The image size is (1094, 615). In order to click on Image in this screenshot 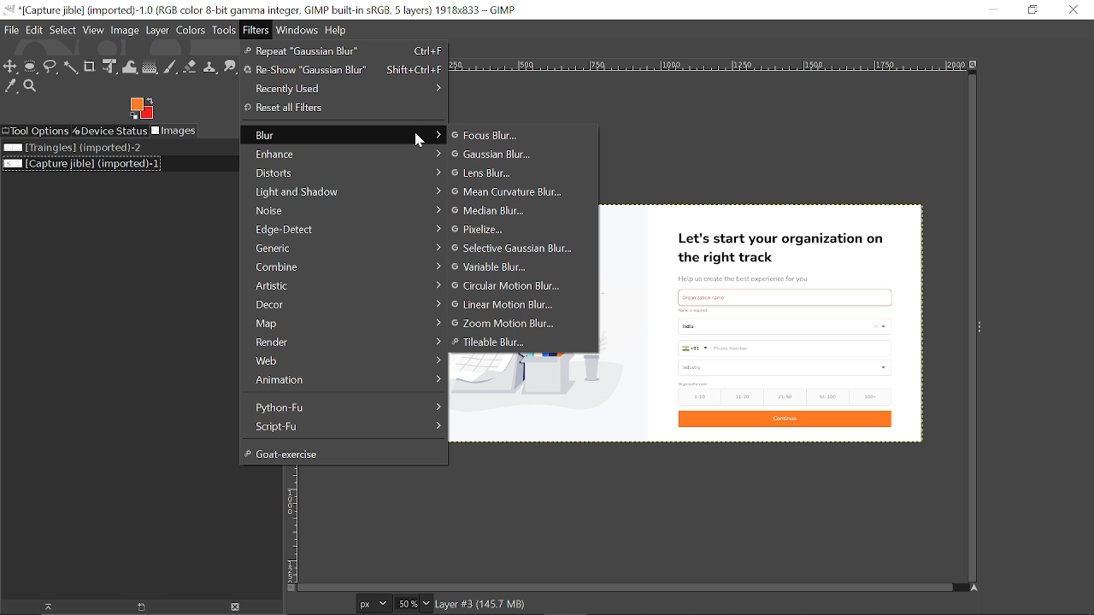, I will do `click(125, 32)`.